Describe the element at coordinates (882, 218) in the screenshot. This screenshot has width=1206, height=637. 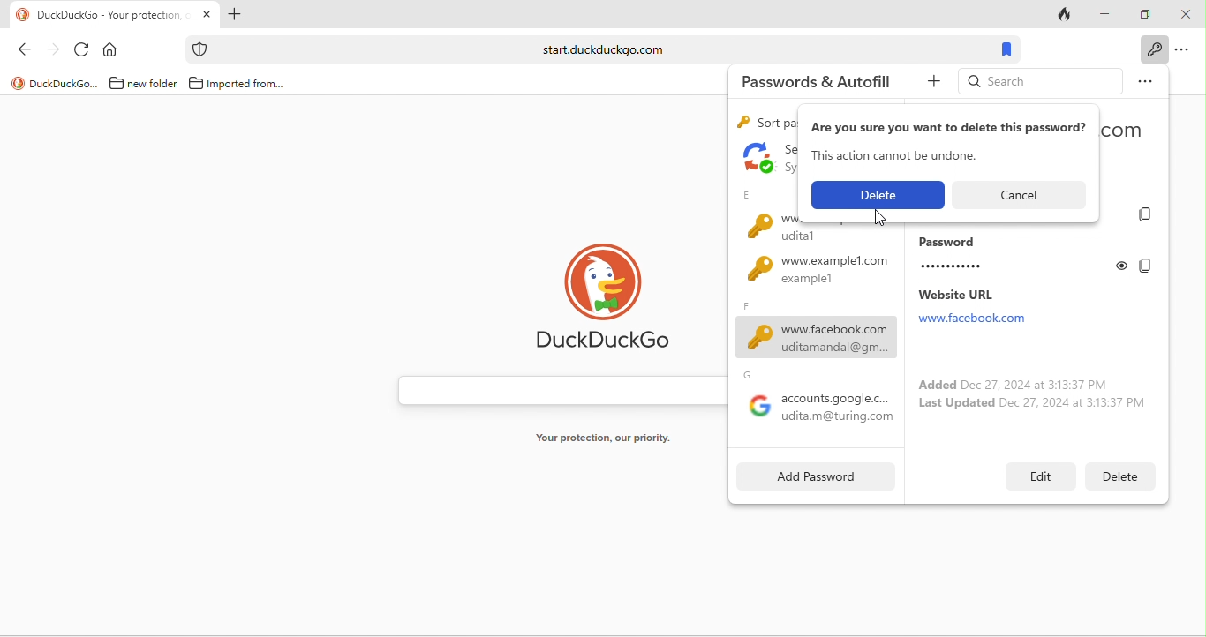
I see `cursor` at that location.